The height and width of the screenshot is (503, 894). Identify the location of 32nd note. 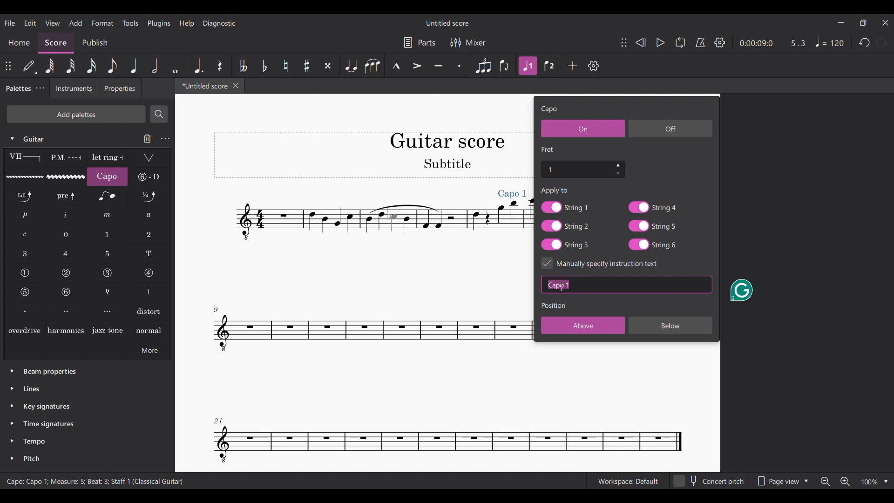
(70, 66).